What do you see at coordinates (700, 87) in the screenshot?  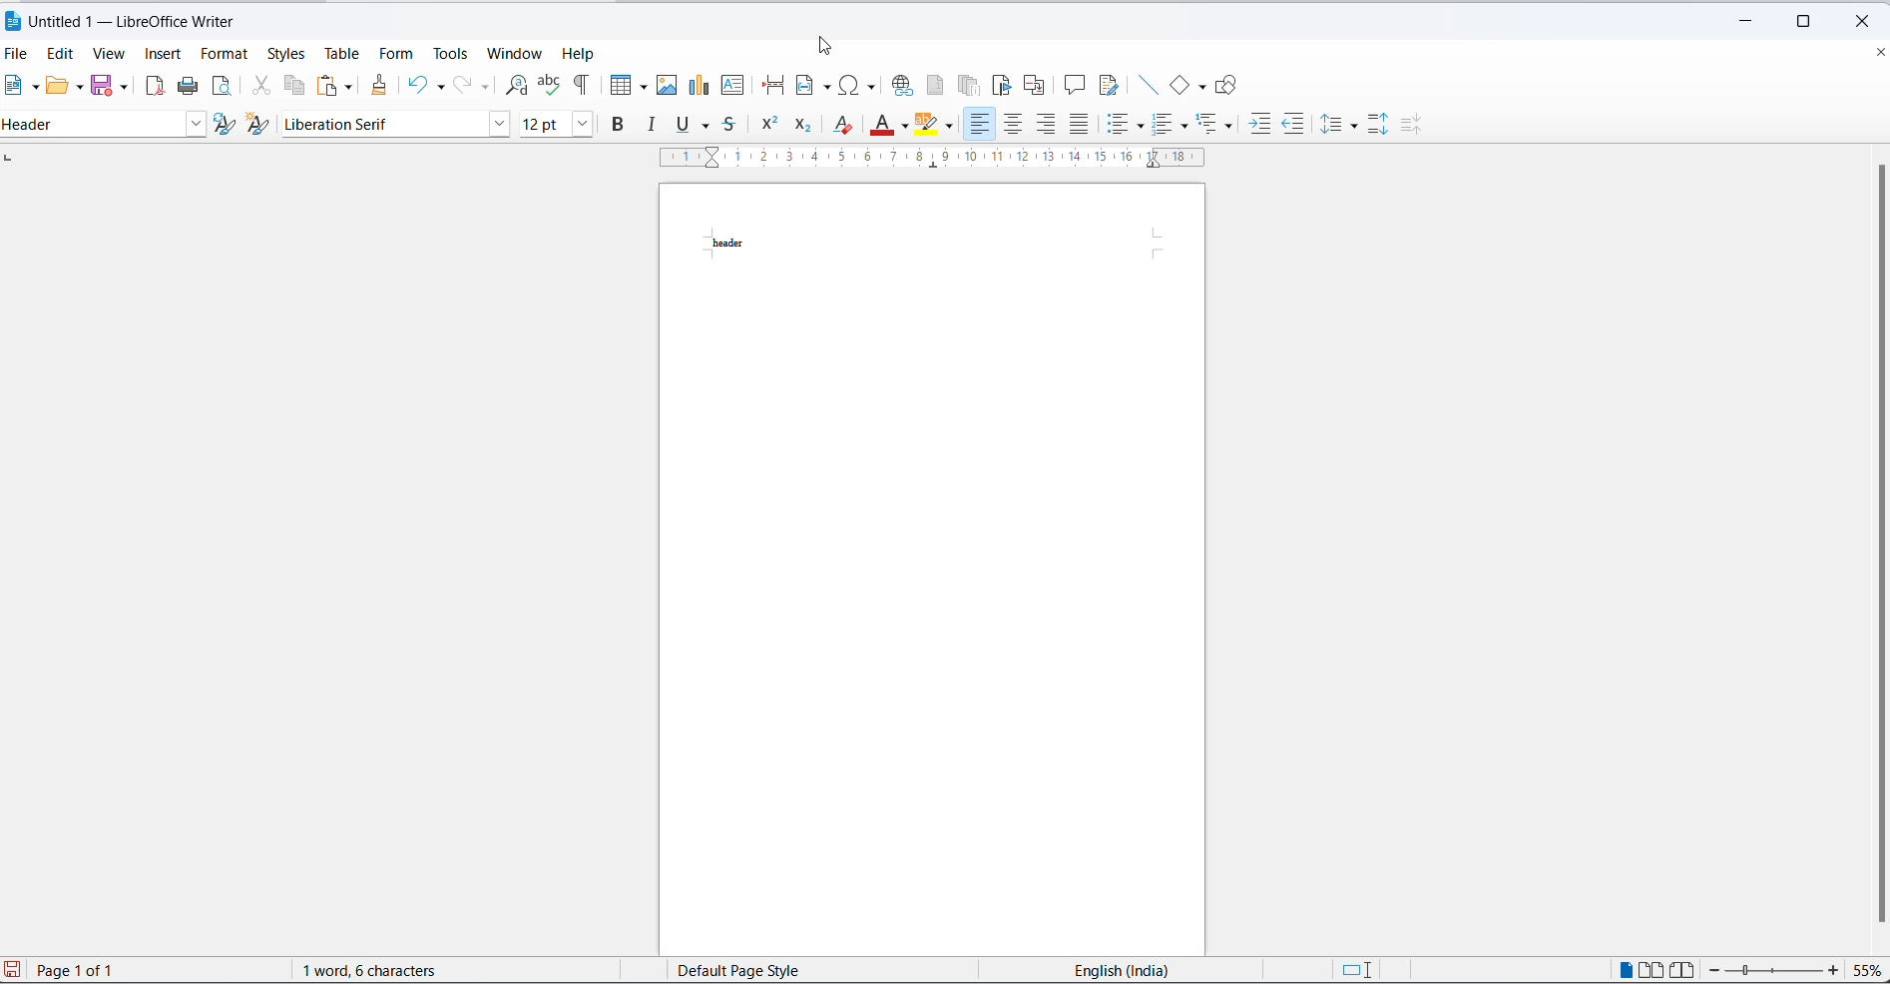 I see `insert chart` at bounding box center [700, 87].